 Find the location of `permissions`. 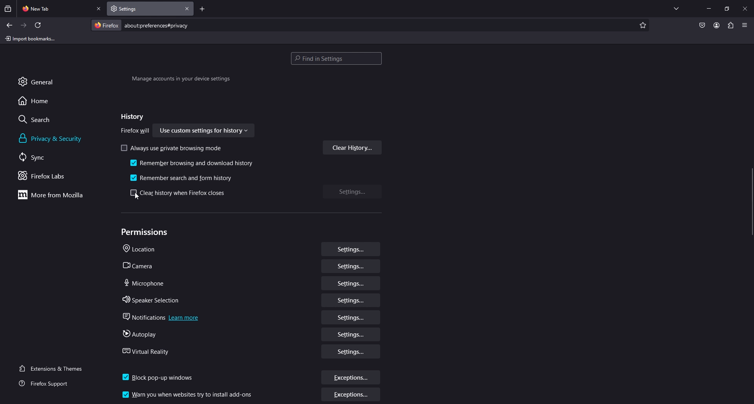

permissions is located at coordinates (146, 232).